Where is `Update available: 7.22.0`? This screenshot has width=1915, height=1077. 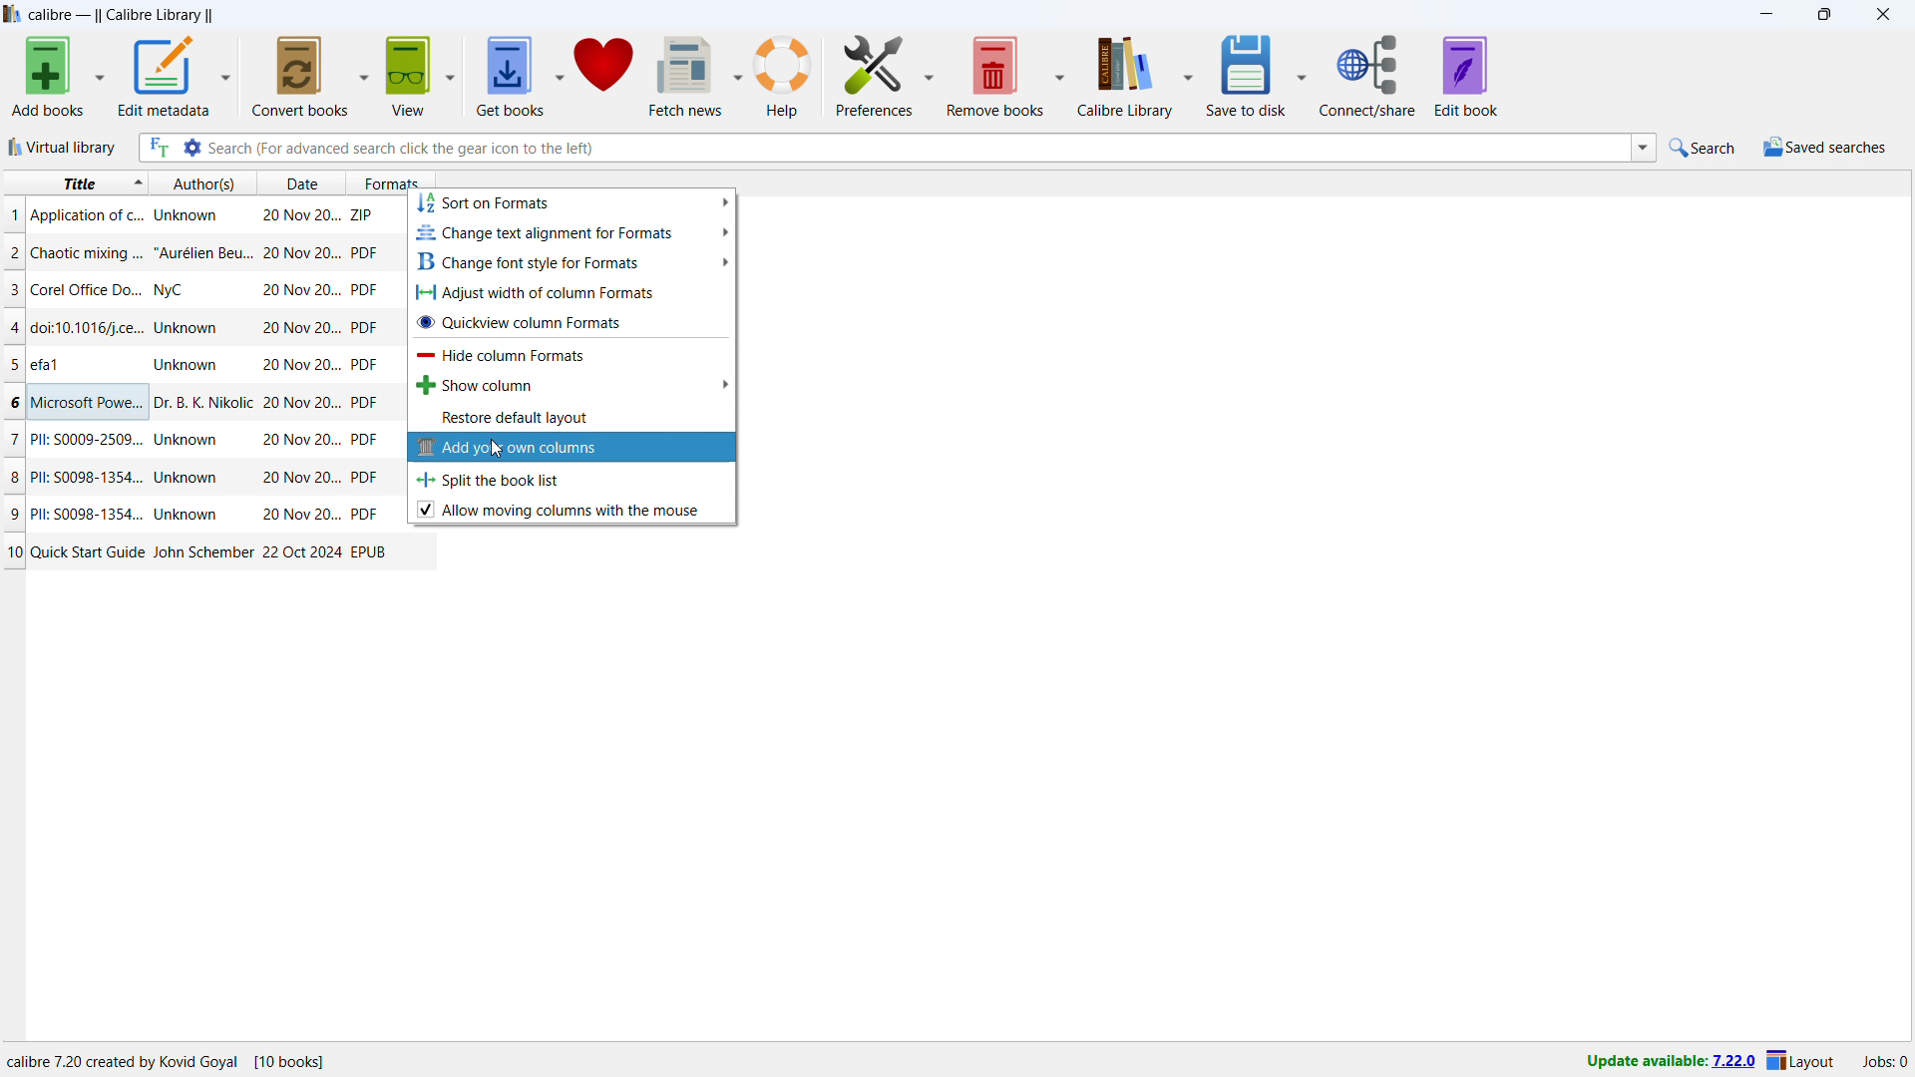
Update available: 7.22.0 is located at coordinates (1666, 1059).